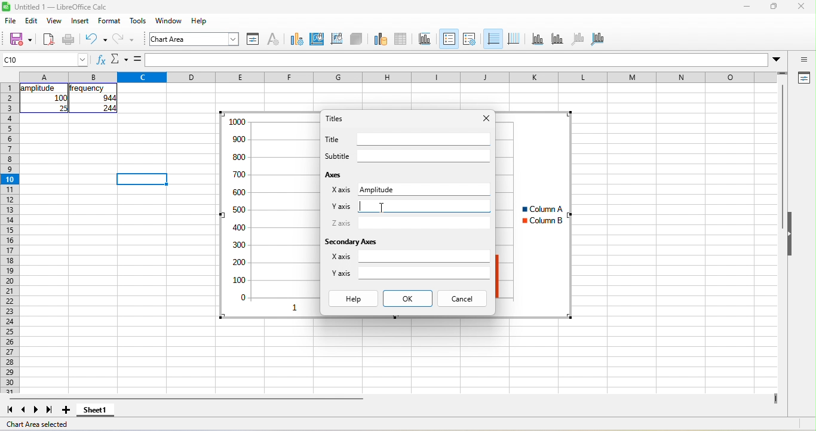  I want to click on close, so click(802, 6).